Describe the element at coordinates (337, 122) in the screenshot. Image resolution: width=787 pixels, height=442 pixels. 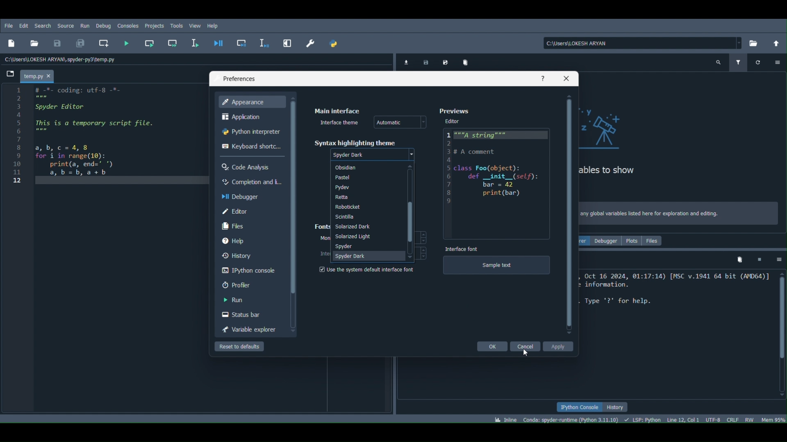
I see `Interface theme` at that location.